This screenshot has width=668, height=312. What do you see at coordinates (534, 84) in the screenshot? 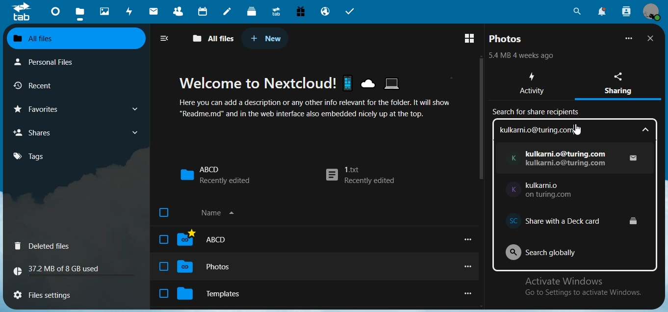
I see `activity` at bounding box center [534, 84].